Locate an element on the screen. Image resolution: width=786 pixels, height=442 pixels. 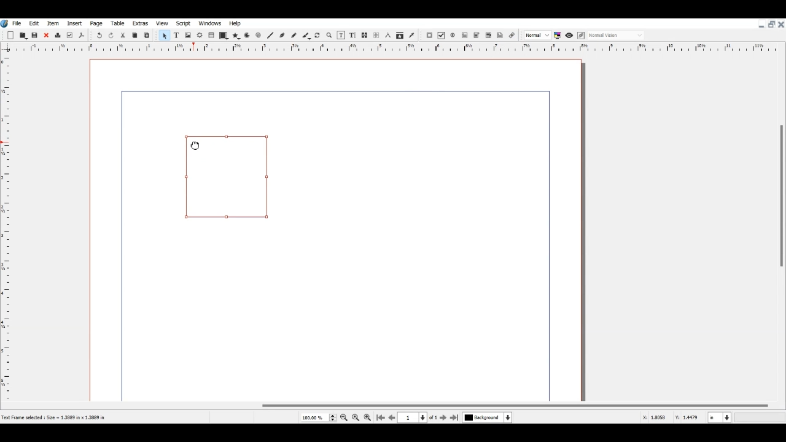
Toggle color management system is located at coordinates (558, 35).